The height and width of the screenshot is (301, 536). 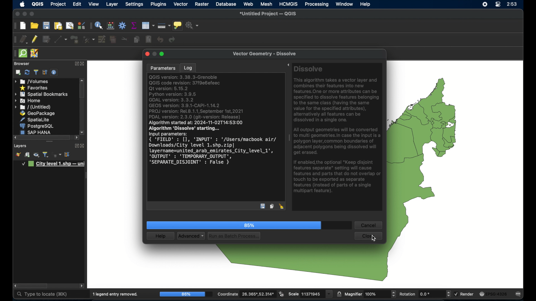 I want to click on layer, so click(x=112, y=5).